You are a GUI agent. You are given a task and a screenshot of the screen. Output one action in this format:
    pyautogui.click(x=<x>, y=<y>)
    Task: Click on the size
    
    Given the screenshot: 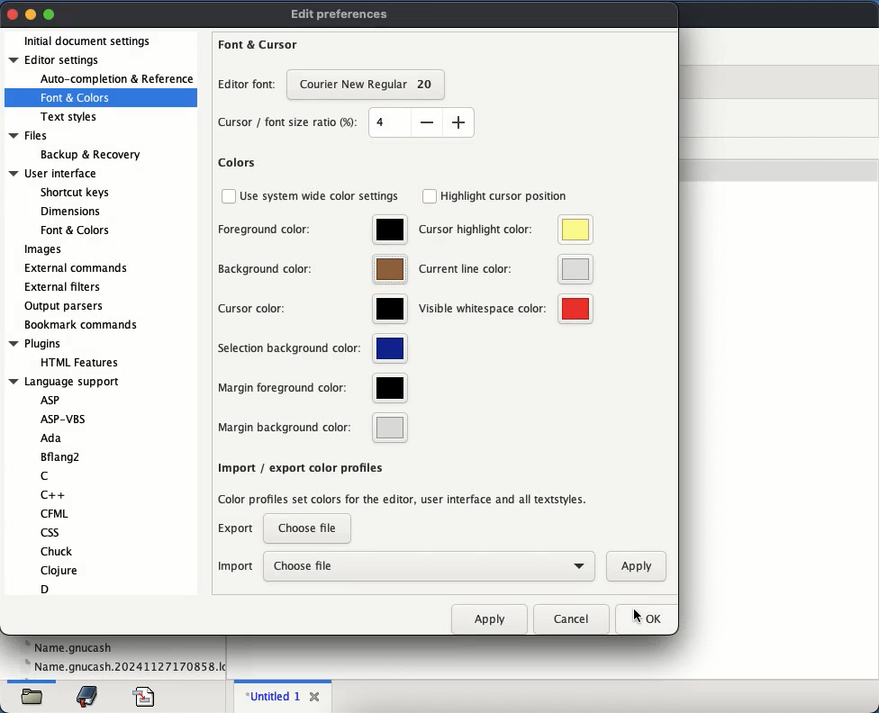 What is the action you would take?
    pyautogui.click(x=422, y=122)
    